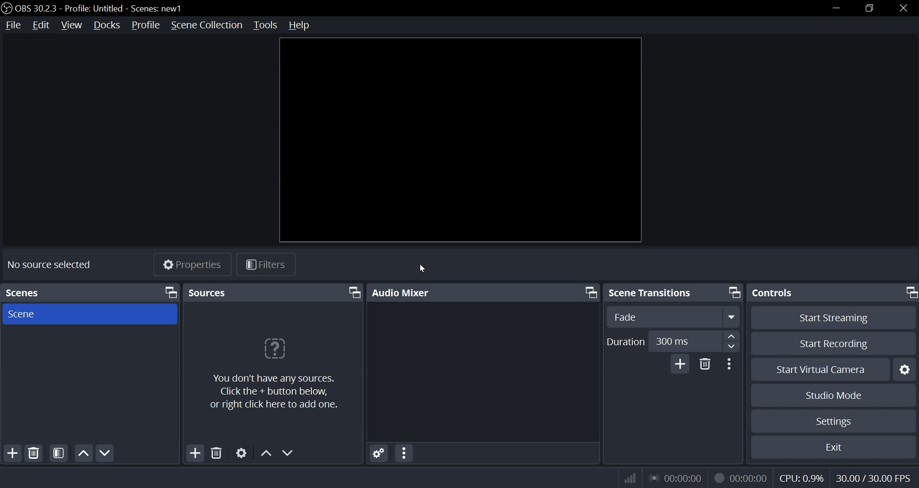 The width and height of the screenshot is (919, 488). I want to click on tools, so click(265, 25).